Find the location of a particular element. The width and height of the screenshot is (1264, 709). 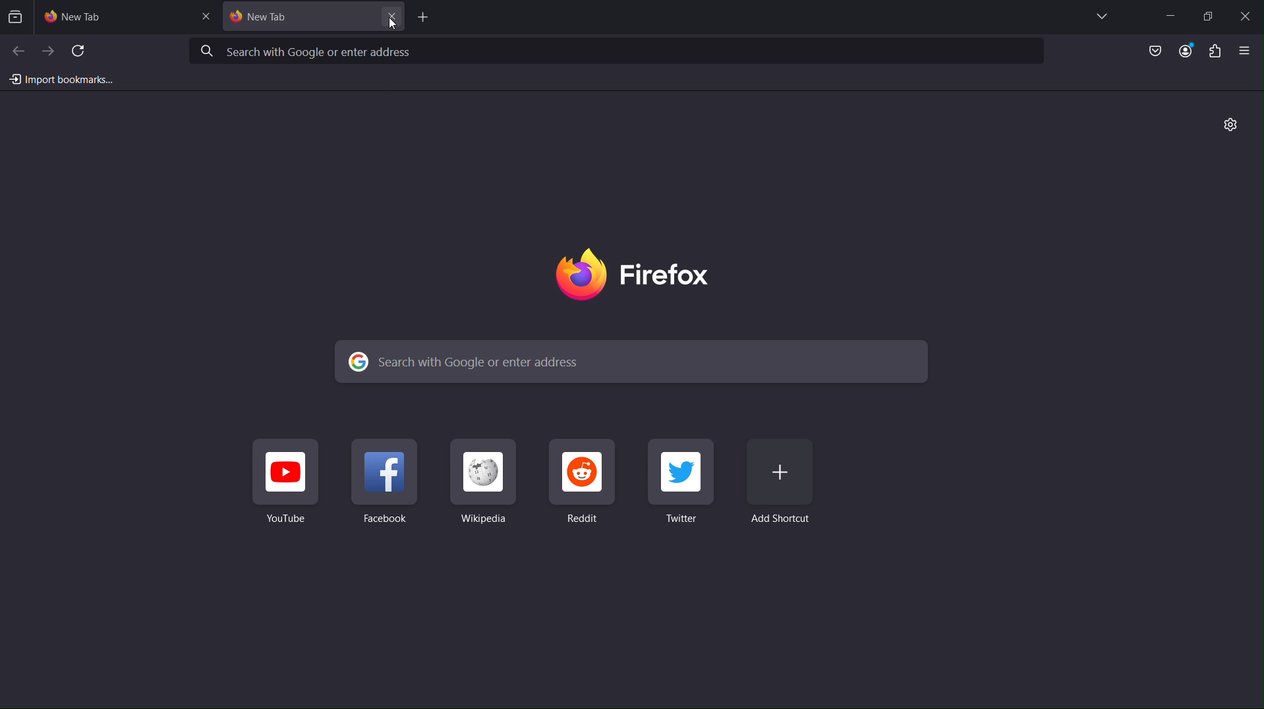

View recent browsing is located at coordinates (16, 14).